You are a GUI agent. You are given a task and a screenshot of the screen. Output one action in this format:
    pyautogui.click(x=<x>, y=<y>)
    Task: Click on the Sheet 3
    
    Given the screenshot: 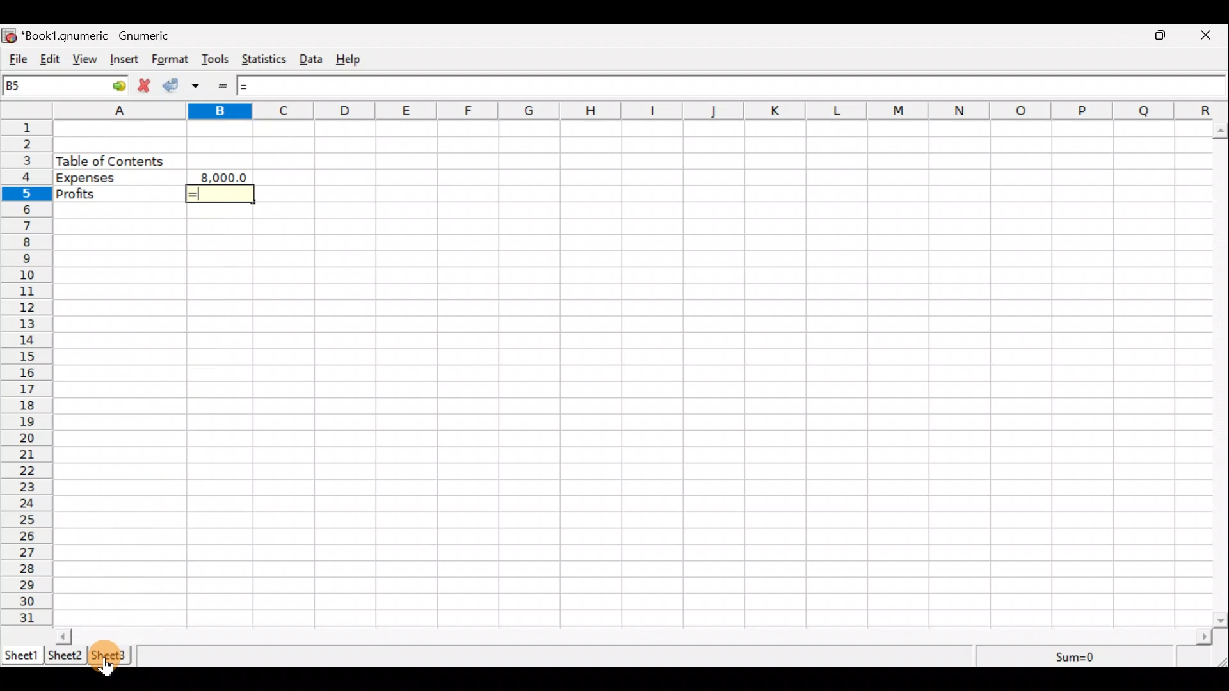 What is the action you would take?
    pyautogui.click(x=111, y=655)
    